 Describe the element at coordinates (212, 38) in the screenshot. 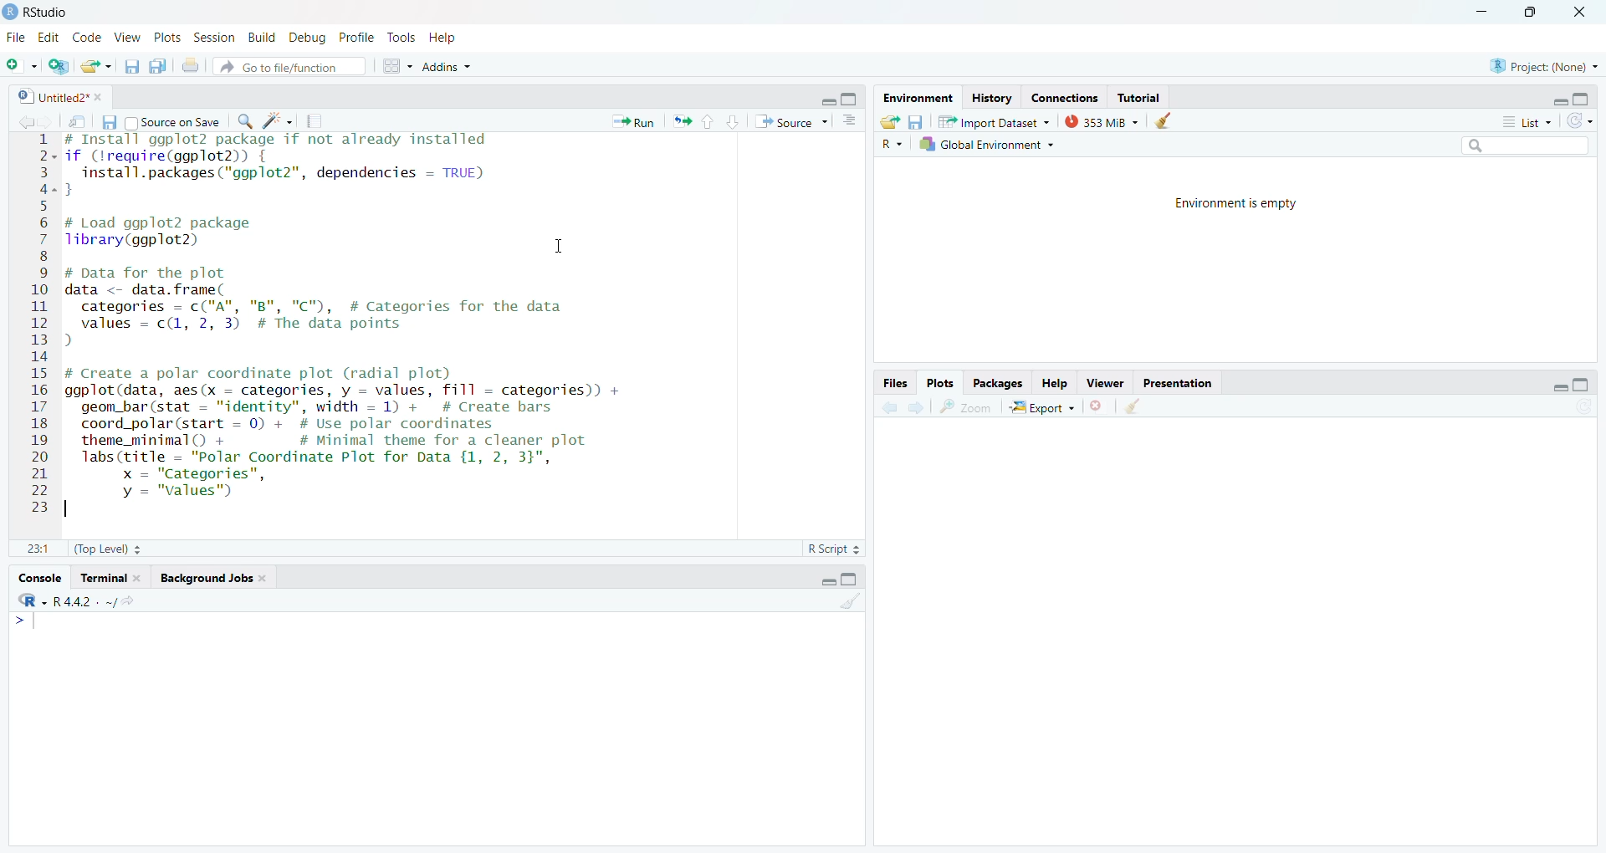

I see `Session` at that location.